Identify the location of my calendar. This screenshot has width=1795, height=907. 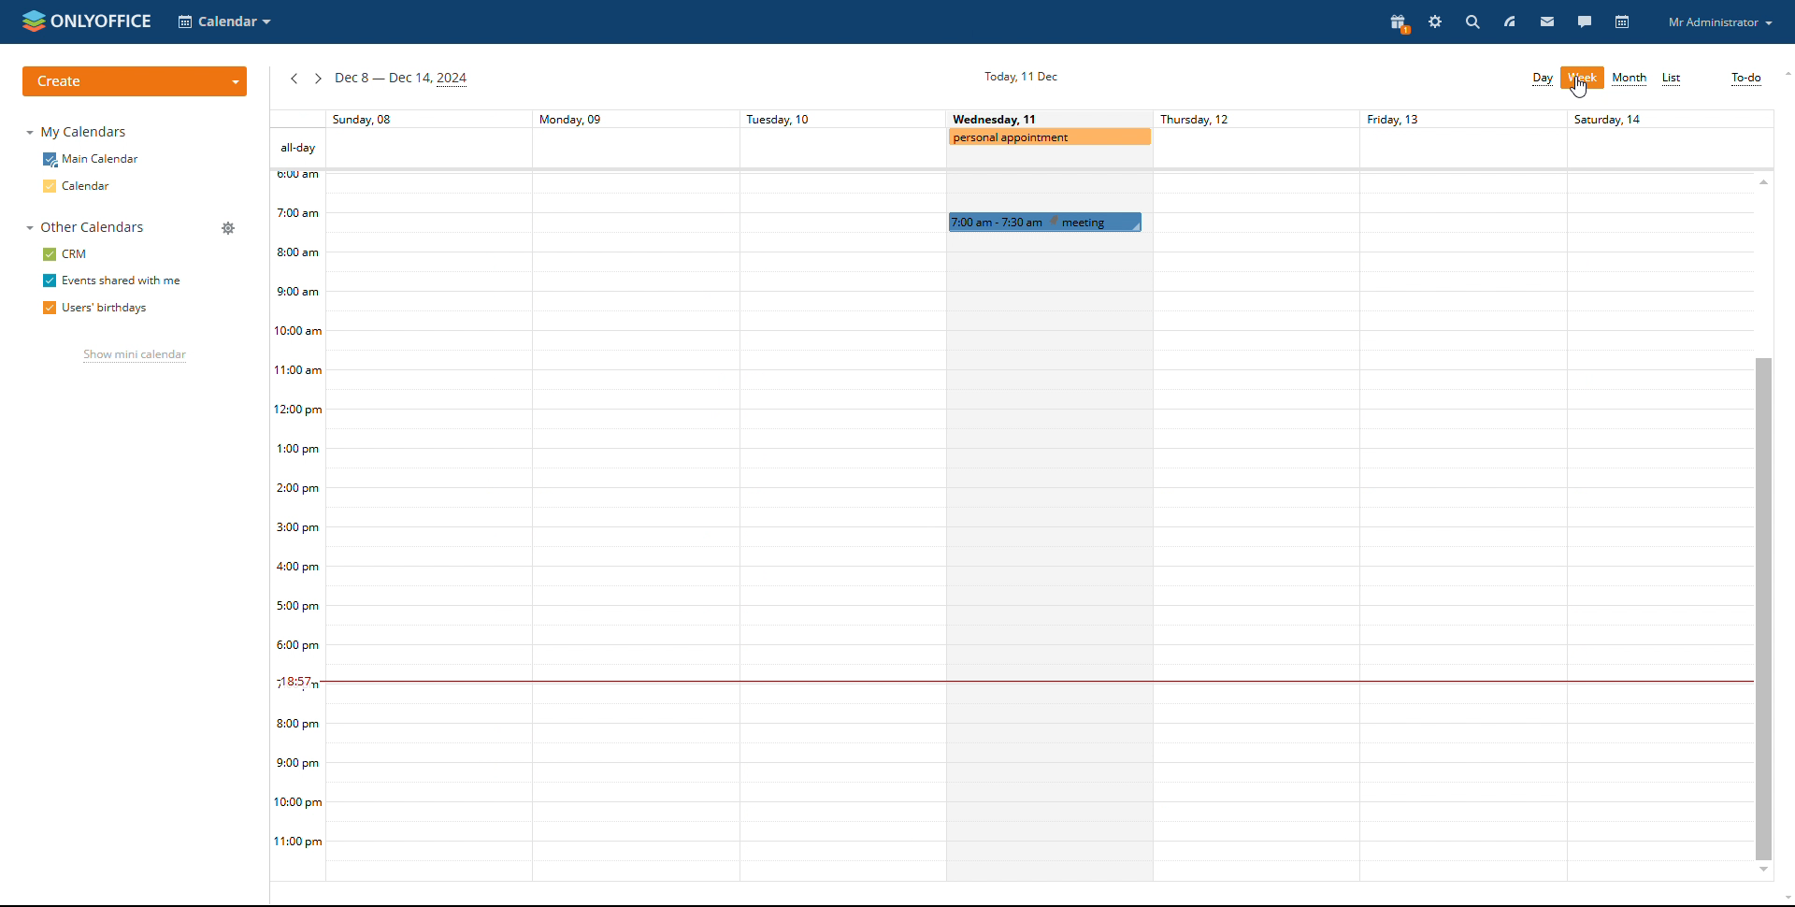
(79, 131).